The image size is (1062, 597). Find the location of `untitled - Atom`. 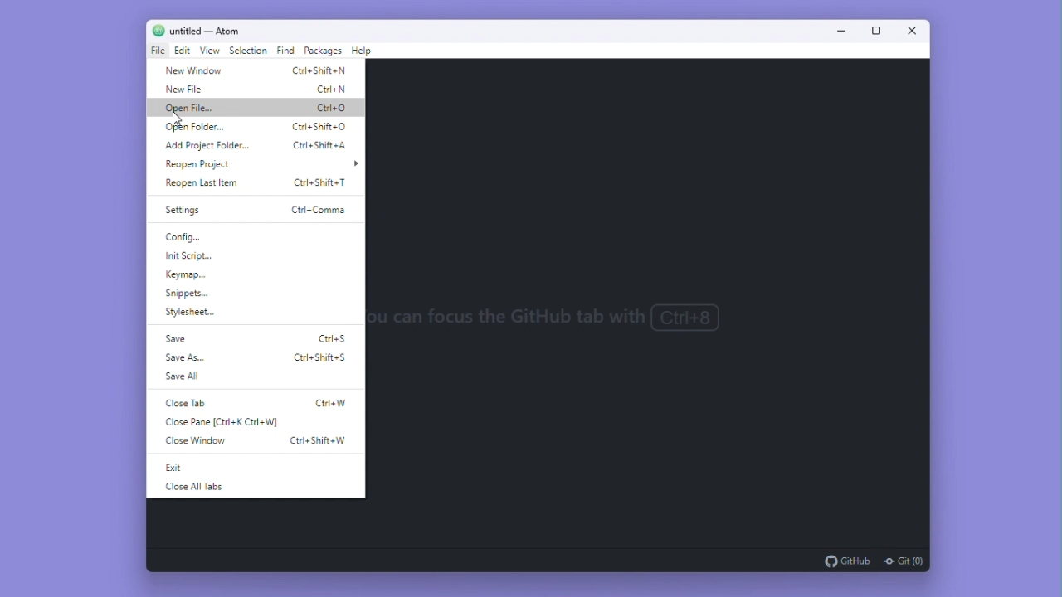

untitled - Atom is located at coordinates (212, 30).